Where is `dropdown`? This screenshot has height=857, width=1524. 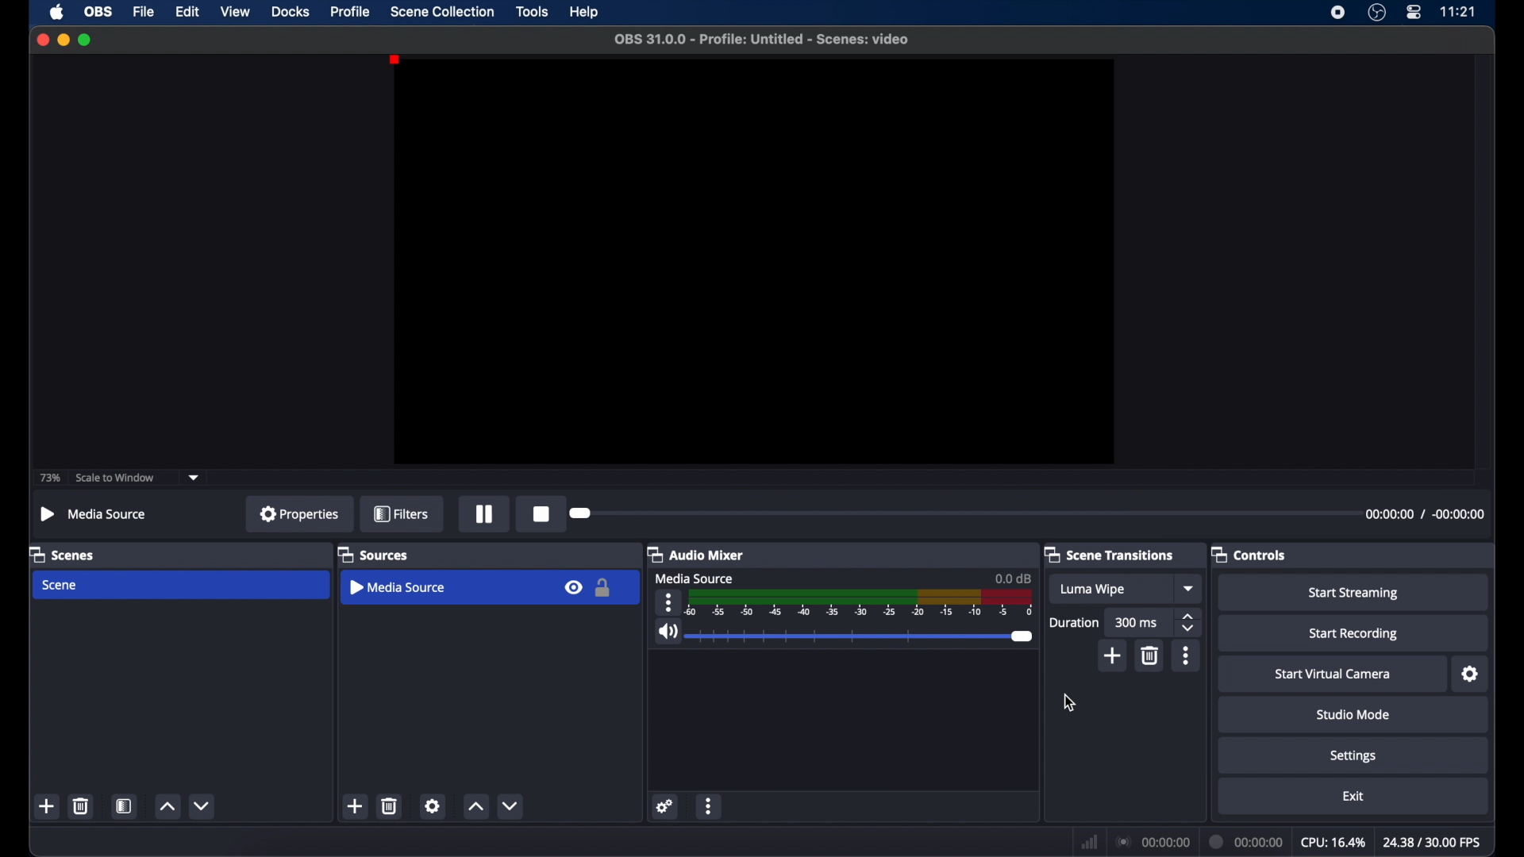 dropdown is located at coordinates (511, 805).